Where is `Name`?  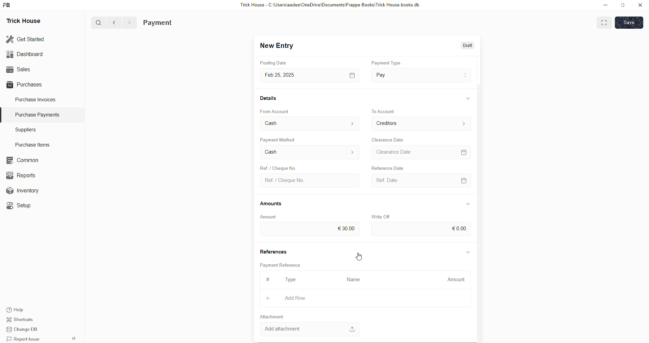 Name is located at coordinates (351, 279).